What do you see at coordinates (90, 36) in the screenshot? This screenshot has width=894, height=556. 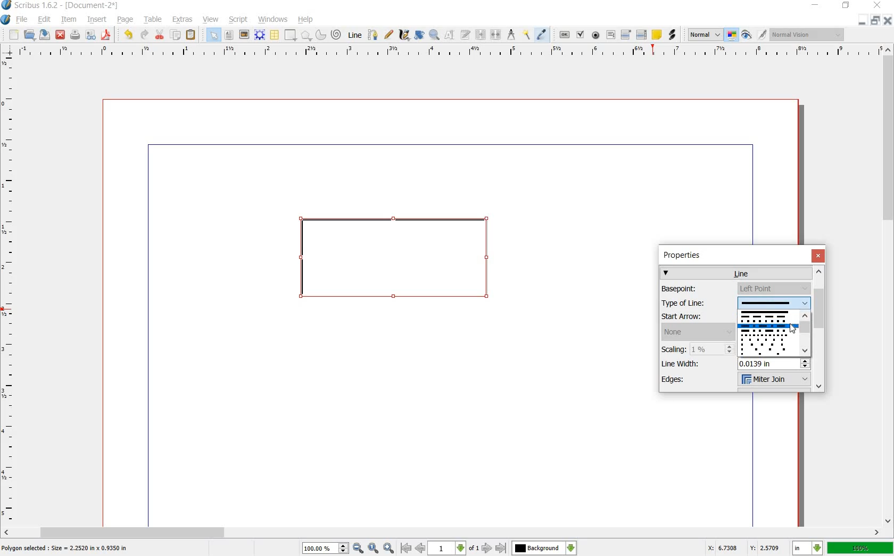 I see `PRFELIGHT VERIFIER` at bounding box center [90, 36].